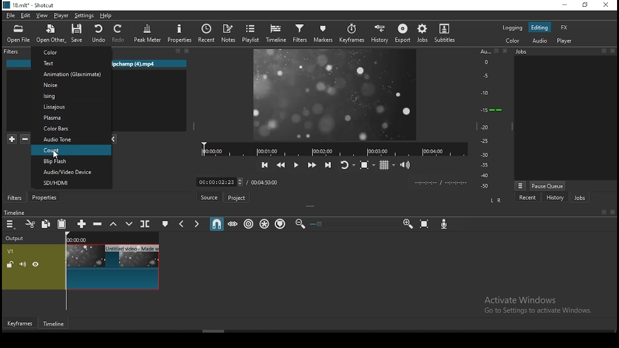 The width and height of the screenshot is (619, 348). What do you see at coordinates (98, 33) in the screenshot?
I see `undo` at bounding box center [98, 33].